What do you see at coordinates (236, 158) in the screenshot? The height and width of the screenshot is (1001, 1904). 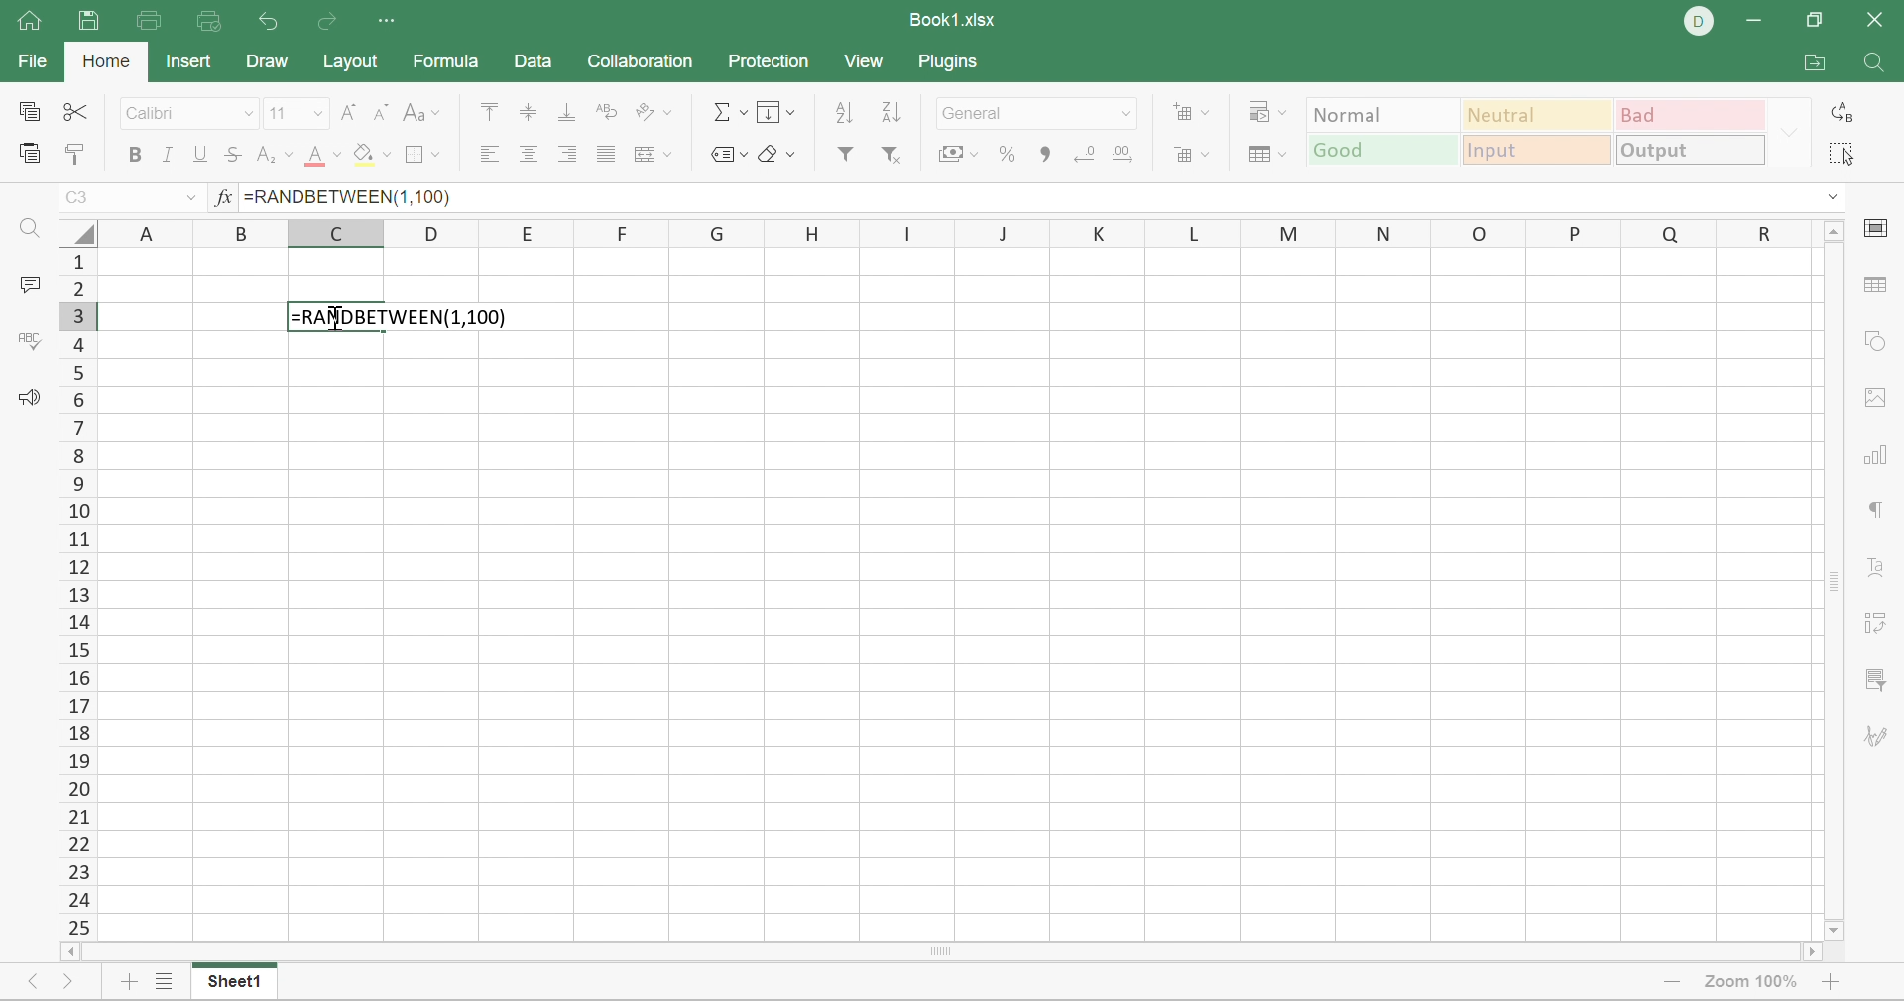 I see `Strikethrough` at bounding box center [236, 158].